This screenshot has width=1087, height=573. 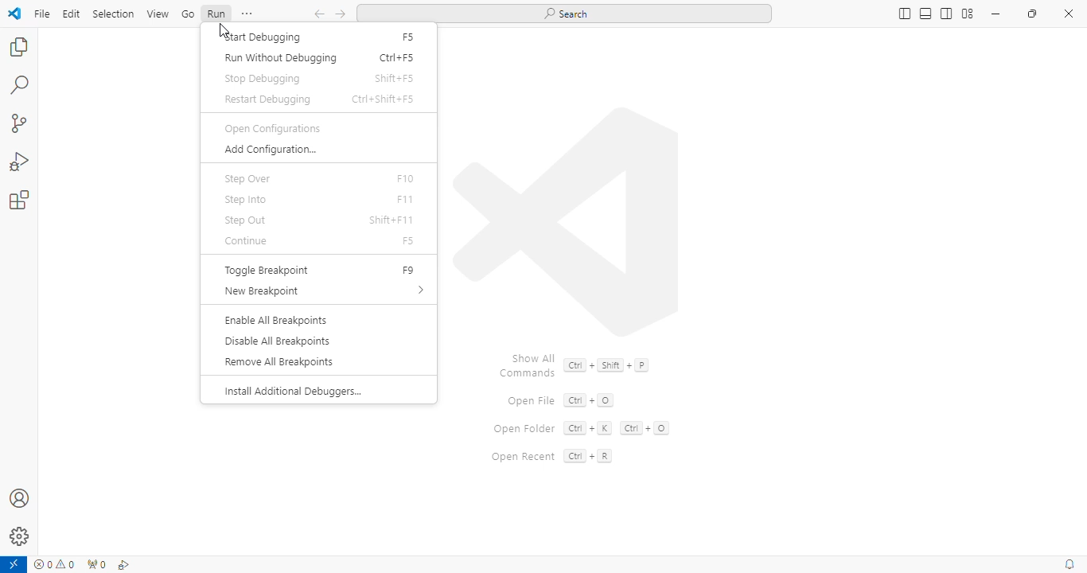 What do you see at coordinates (995, 14) in the screenshot?
I see `minimize` at bounding box center [995, 14].